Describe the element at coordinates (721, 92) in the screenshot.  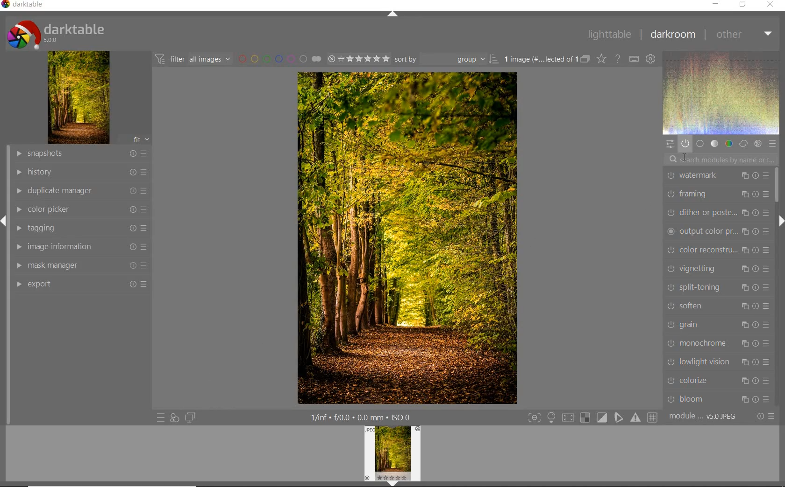
I see `wave form` at that location.